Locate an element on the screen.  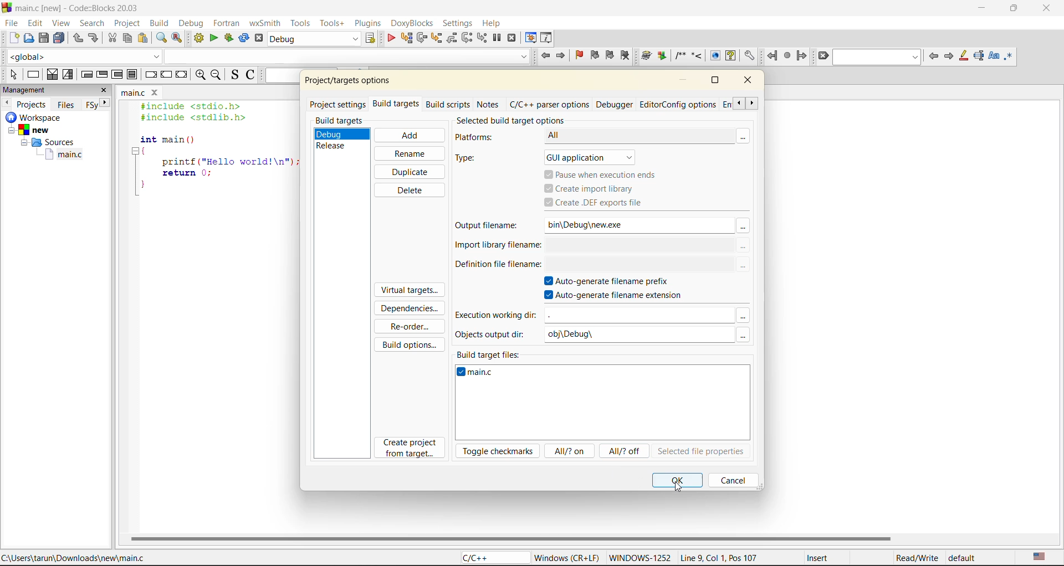
zoom in is located at coordinates (199, 76).